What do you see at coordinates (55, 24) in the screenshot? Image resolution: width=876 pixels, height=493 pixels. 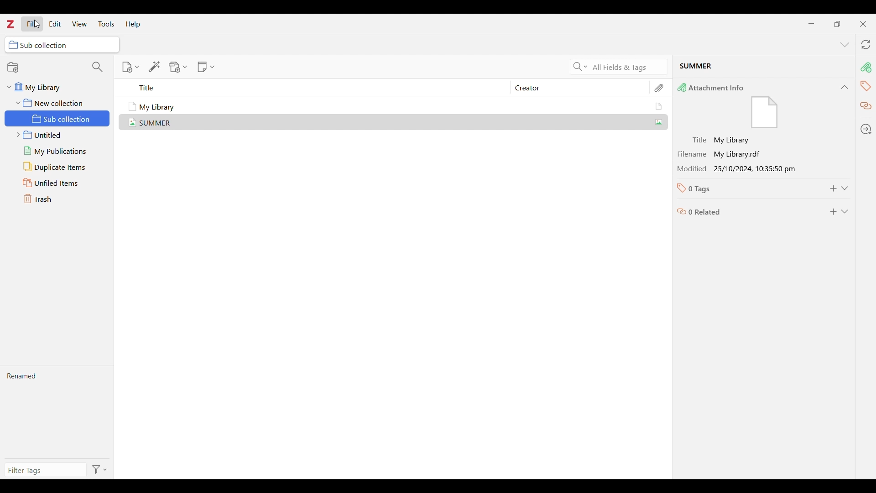 I see `Edit menu` at bounding box center [55, 24].